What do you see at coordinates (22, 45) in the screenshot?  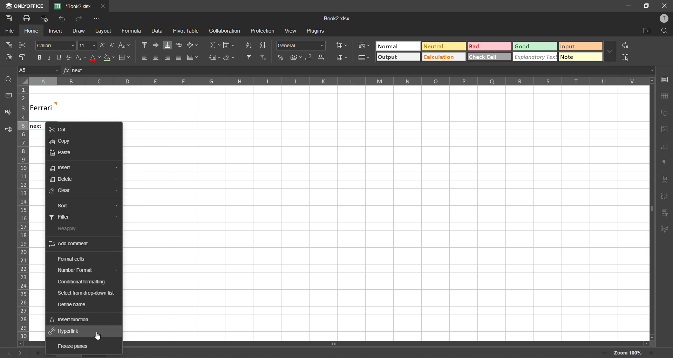 I see `cut` at bounding box center [22, 45].